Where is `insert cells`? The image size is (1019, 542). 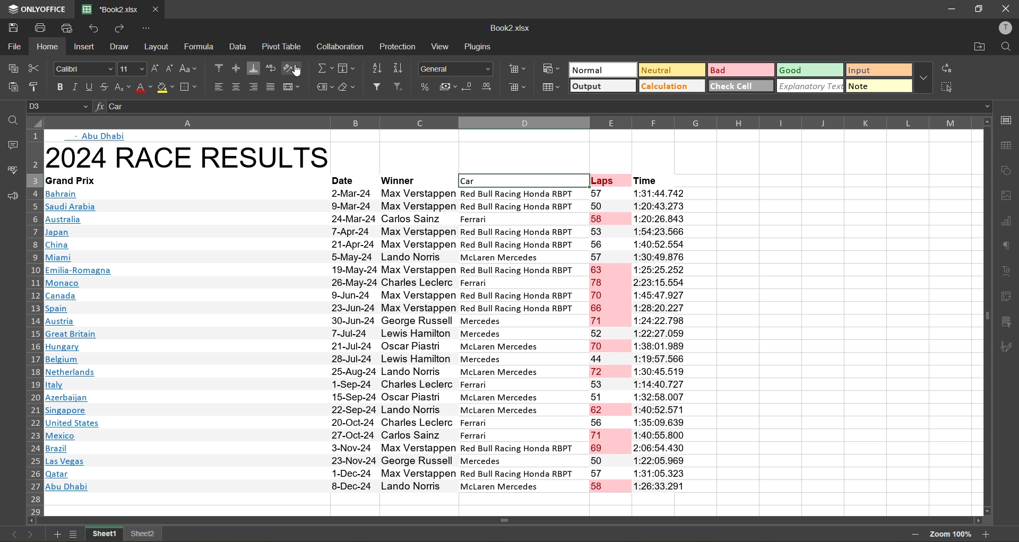
insert cells is located at coordinates (516, 69).